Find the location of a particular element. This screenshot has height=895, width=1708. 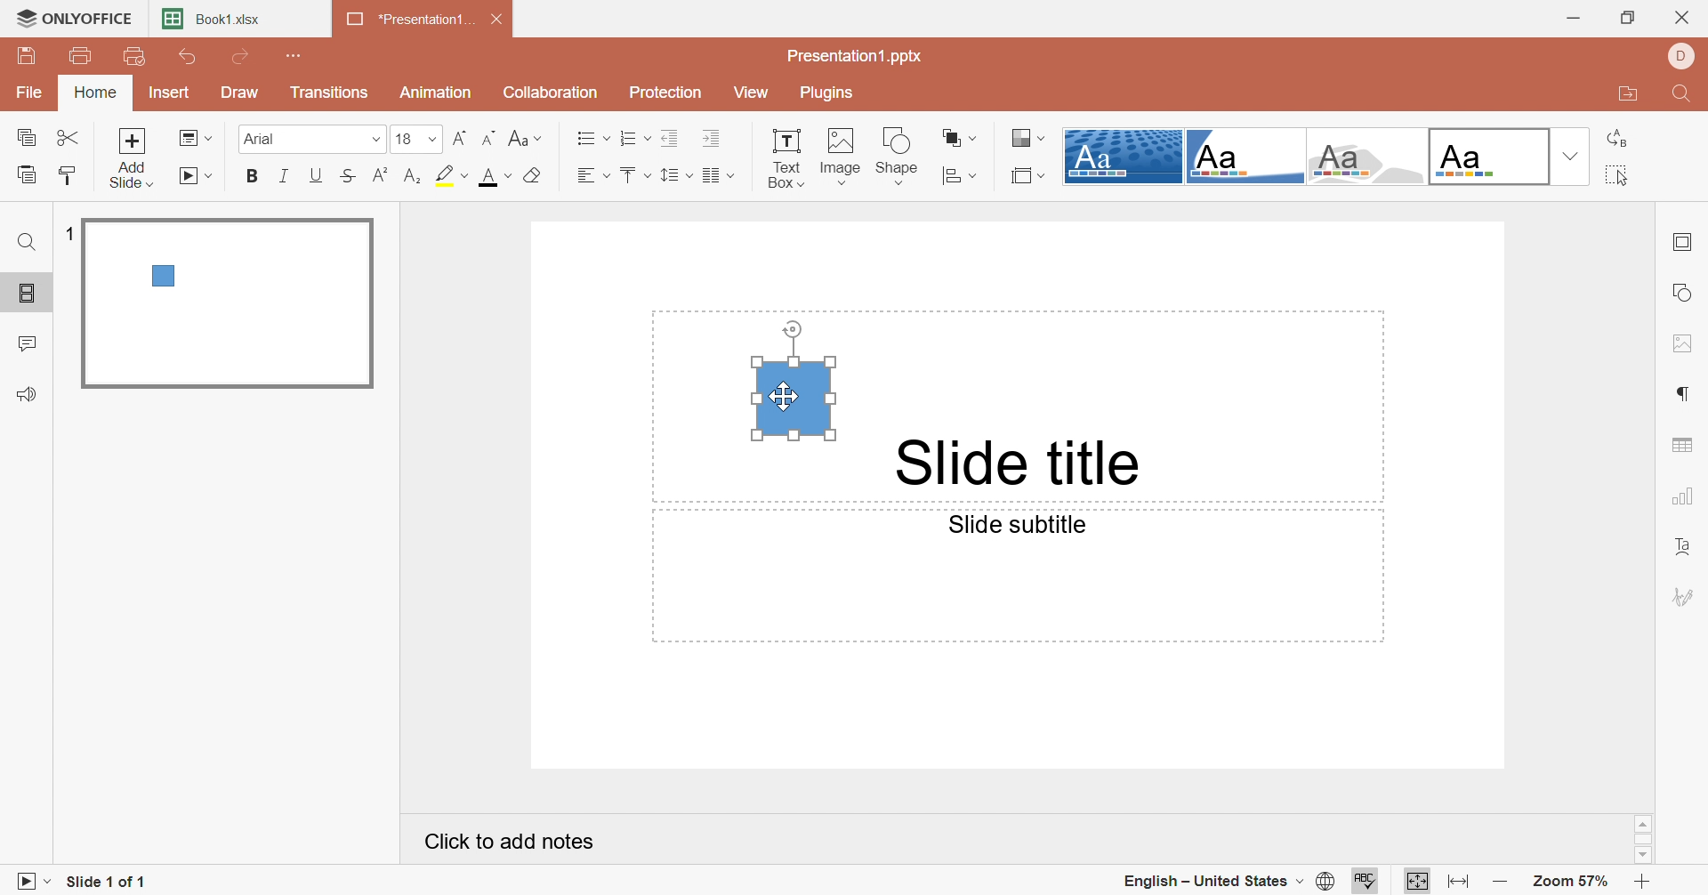

File is located at coordinates (31, 94).